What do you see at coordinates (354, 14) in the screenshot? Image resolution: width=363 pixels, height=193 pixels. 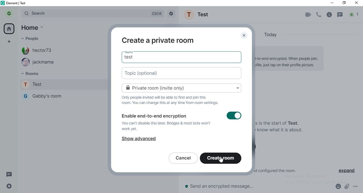 I see `notification` at bounding box center [354, 14].